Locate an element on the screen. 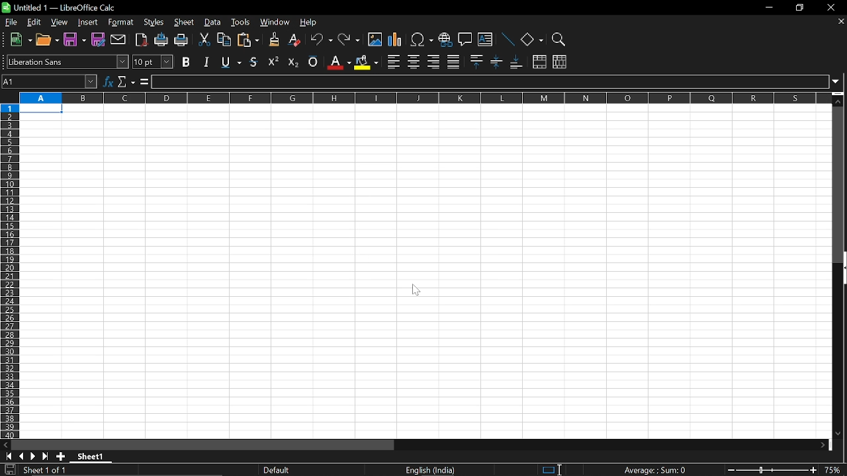  close is located at coordinates (828, 9).